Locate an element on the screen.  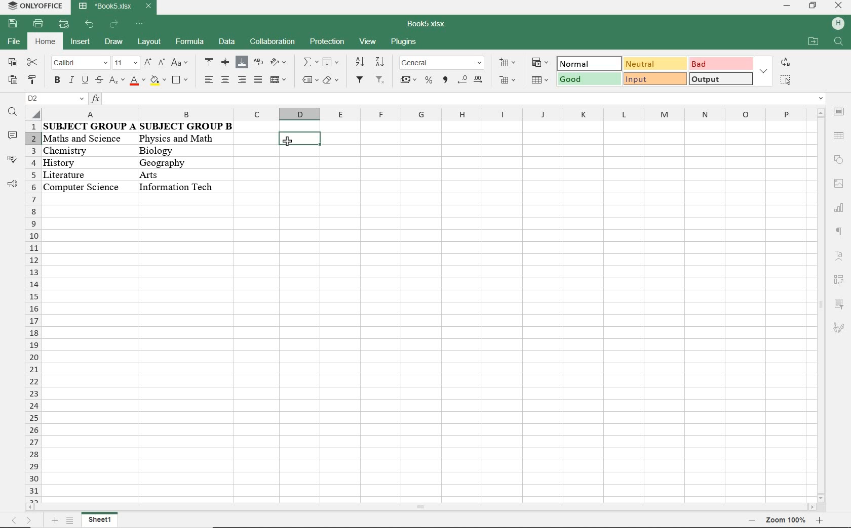
draw is located at coordinates (113, 41).